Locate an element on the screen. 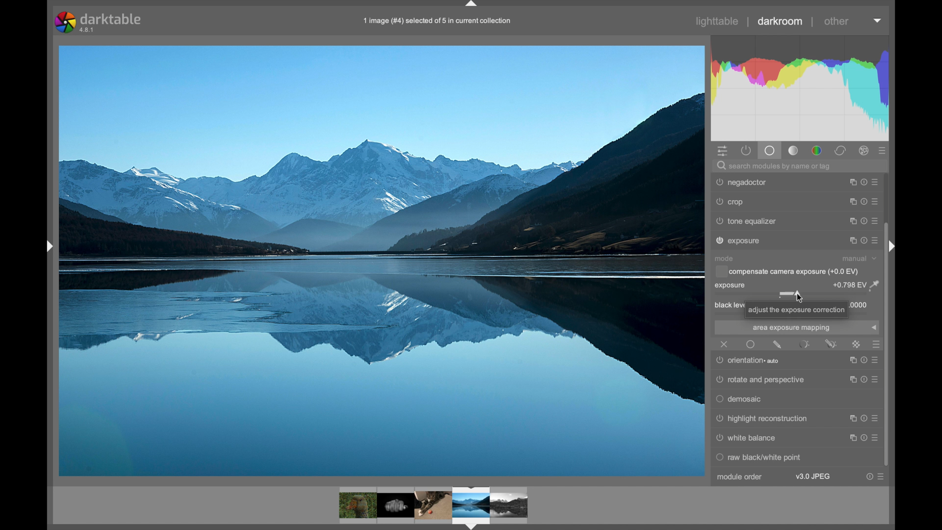 This screenshot has height=530, width=942. exposure is located at coordinates (731, 285).